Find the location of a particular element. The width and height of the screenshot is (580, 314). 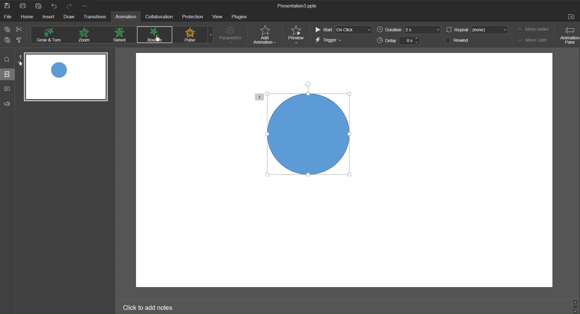

Transitions is located at coordinates (96, 18).